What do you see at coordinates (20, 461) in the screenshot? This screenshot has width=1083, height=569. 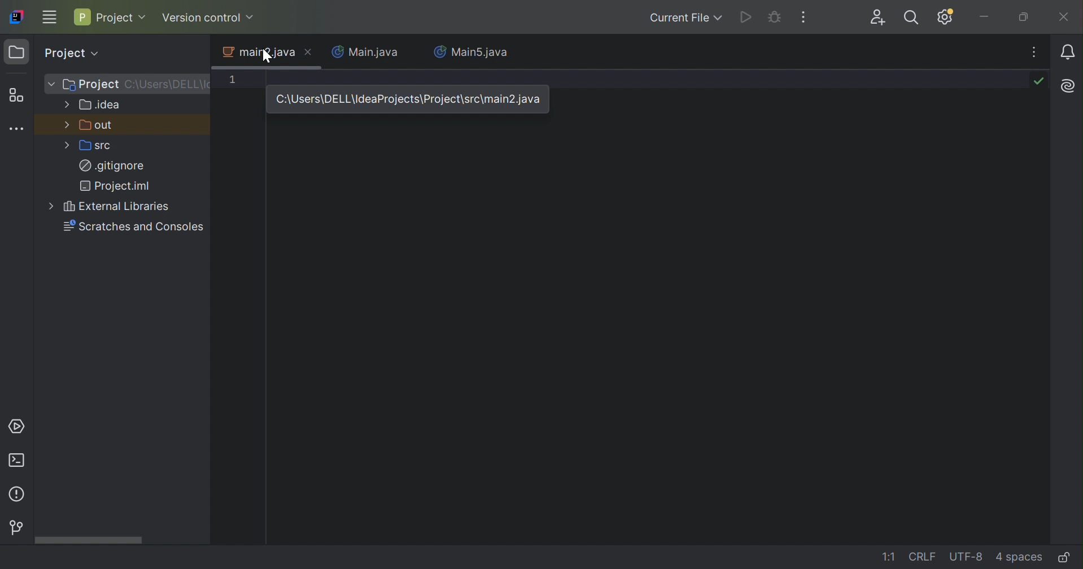 I see `Terminal` at bounding box center [20, 461].